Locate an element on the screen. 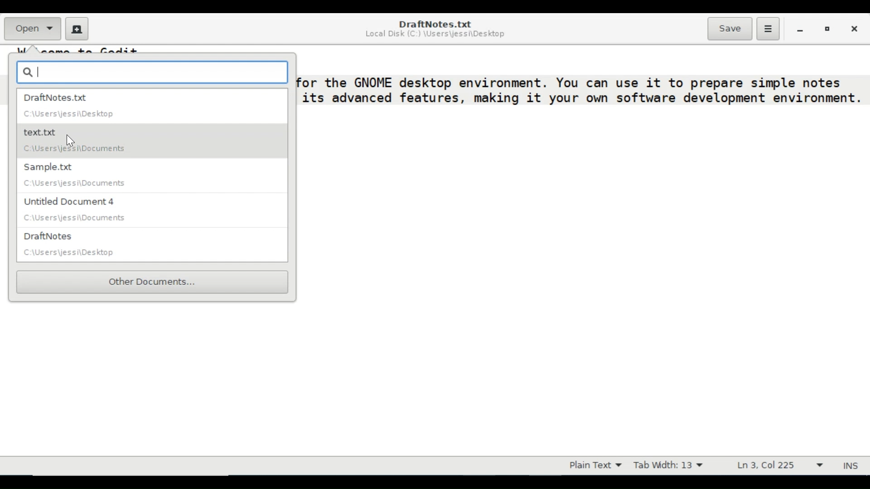 This screenshot has width=870, height=489. Create New is located at coordinates (77, 29).